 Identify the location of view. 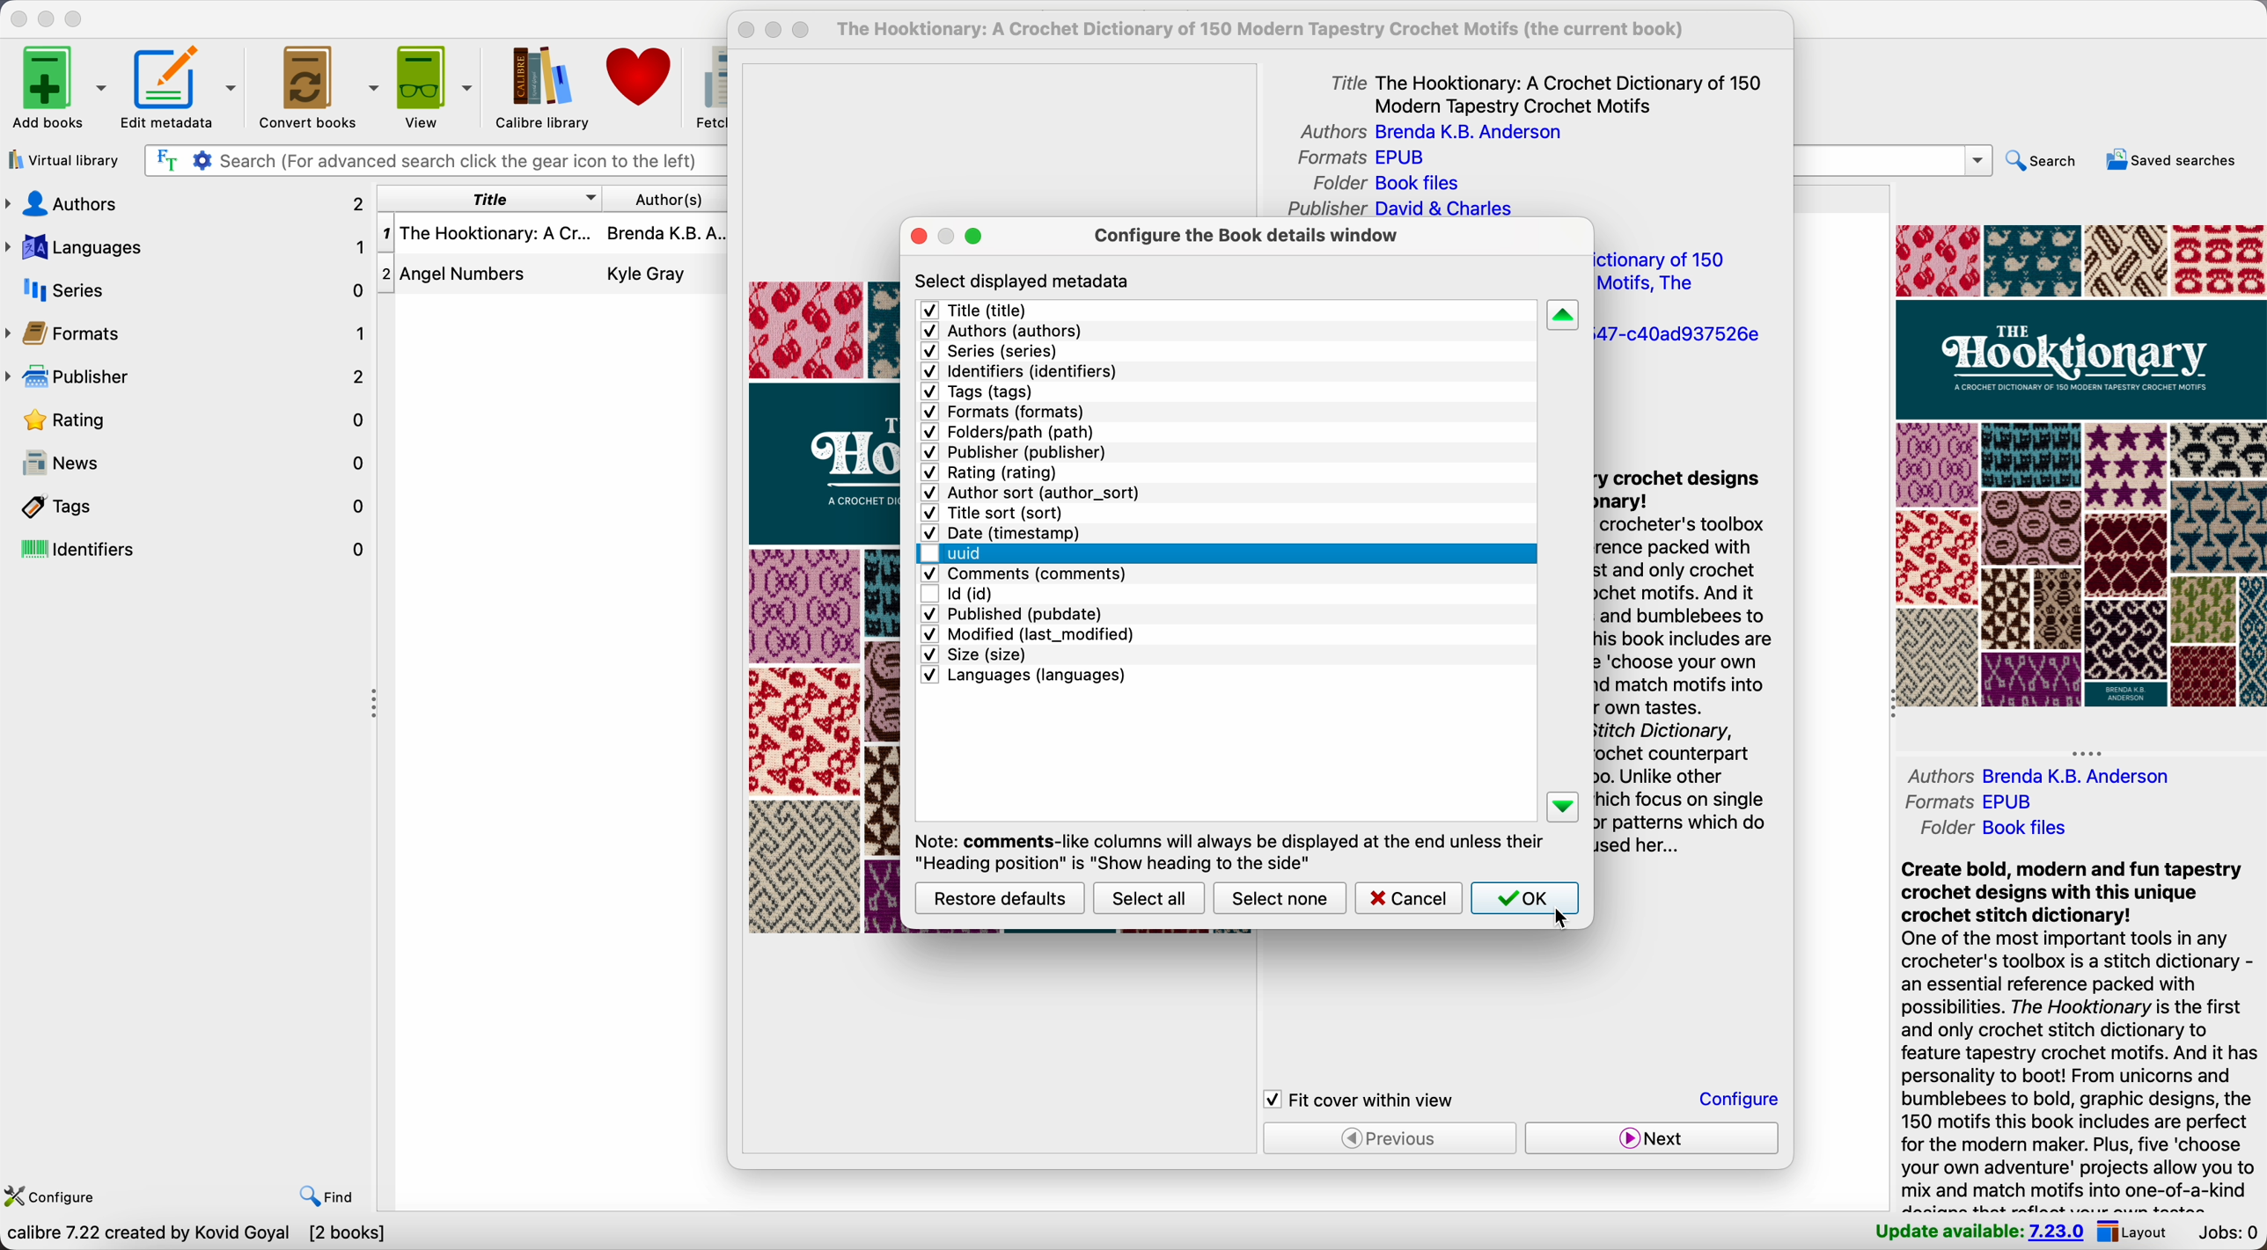
(434, 85).